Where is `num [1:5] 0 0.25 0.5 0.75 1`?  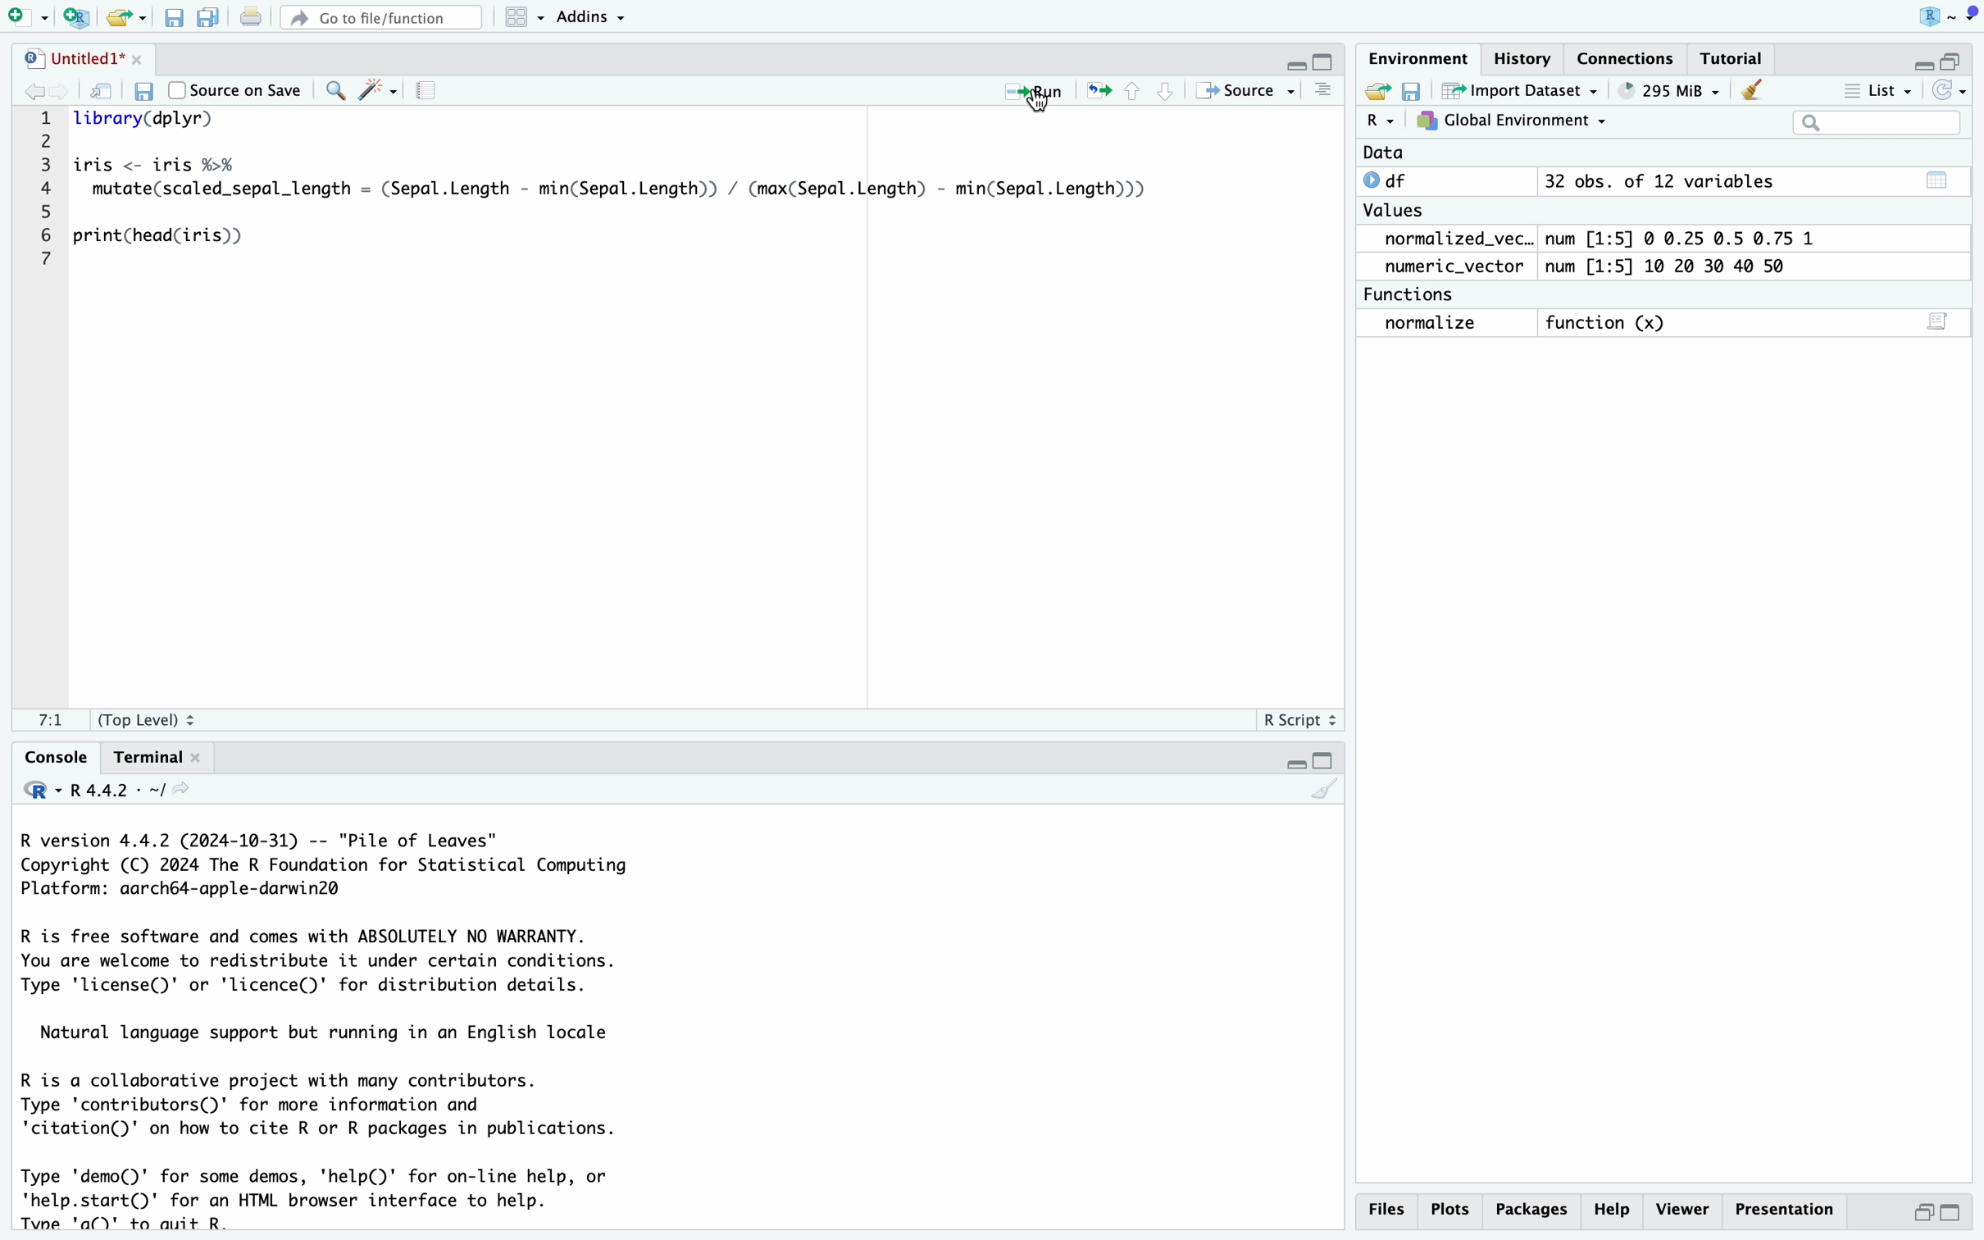 num [1:5] 0 0.25 0.5 0.75 1 is located at coordinates (1685, 239).